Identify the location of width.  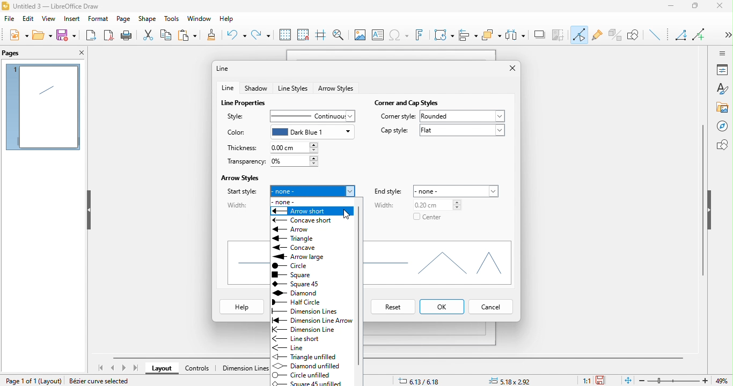
(385, 207).